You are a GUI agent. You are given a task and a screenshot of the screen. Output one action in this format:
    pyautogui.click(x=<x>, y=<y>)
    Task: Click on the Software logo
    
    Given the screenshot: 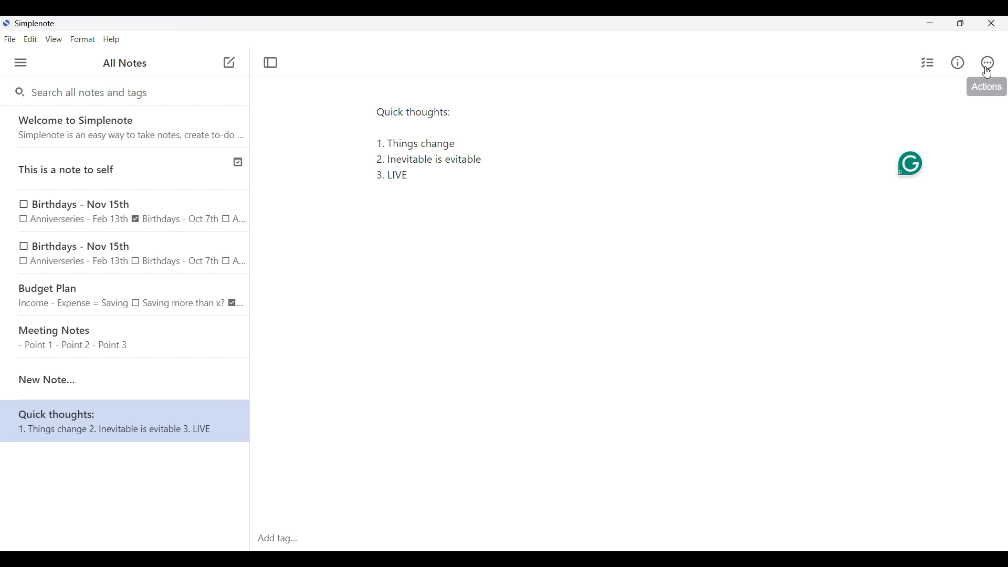 What is the action you would take?
    pyautogui.click(x=7, y=23)
    